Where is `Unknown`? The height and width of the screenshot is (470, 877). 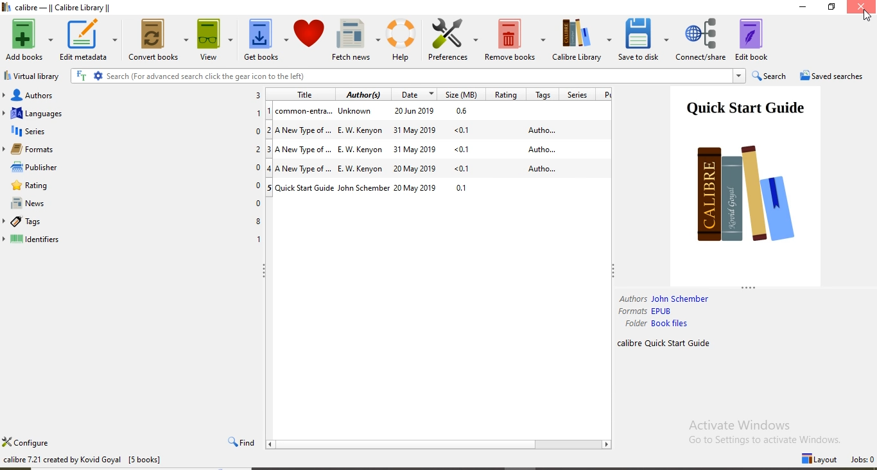
Unknown is located at coordinates (362, 111).